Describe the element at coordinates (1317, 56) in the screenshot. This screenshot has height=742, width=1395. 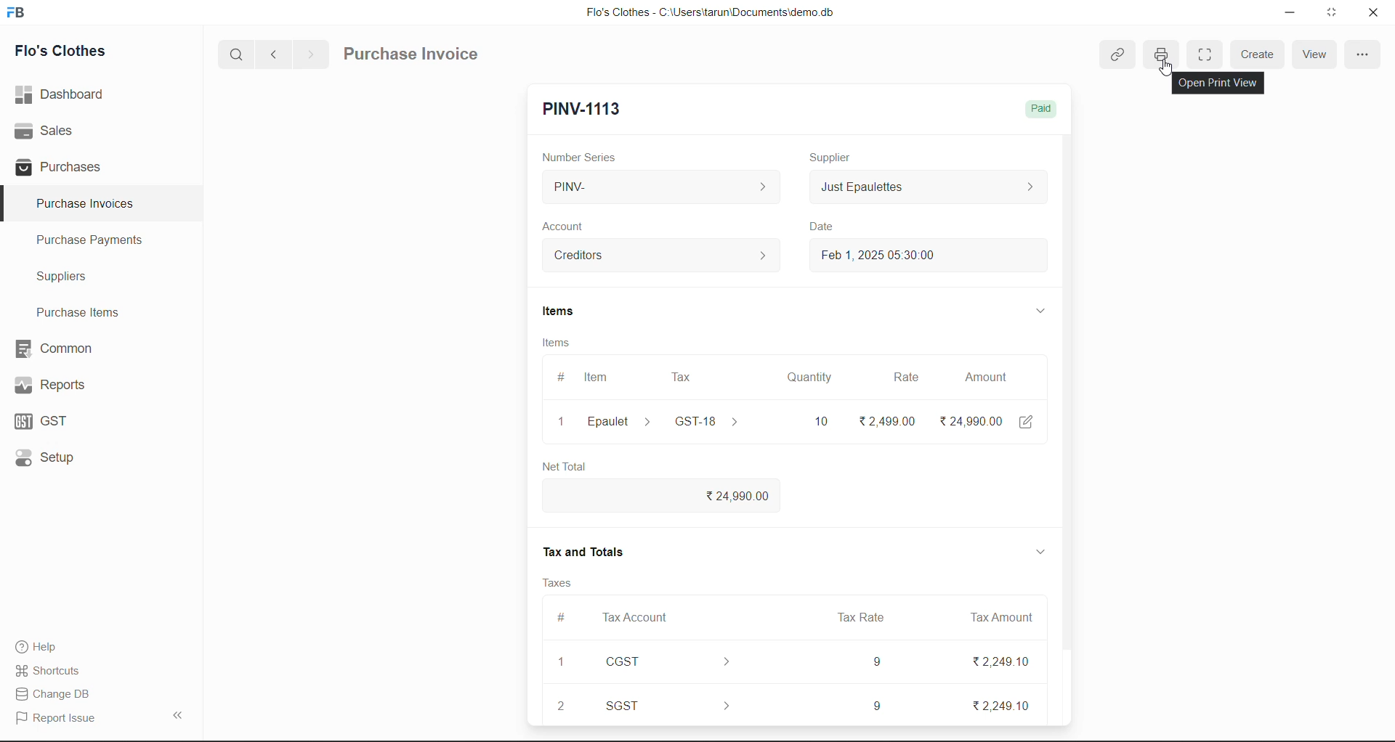
I see `view` at that location.